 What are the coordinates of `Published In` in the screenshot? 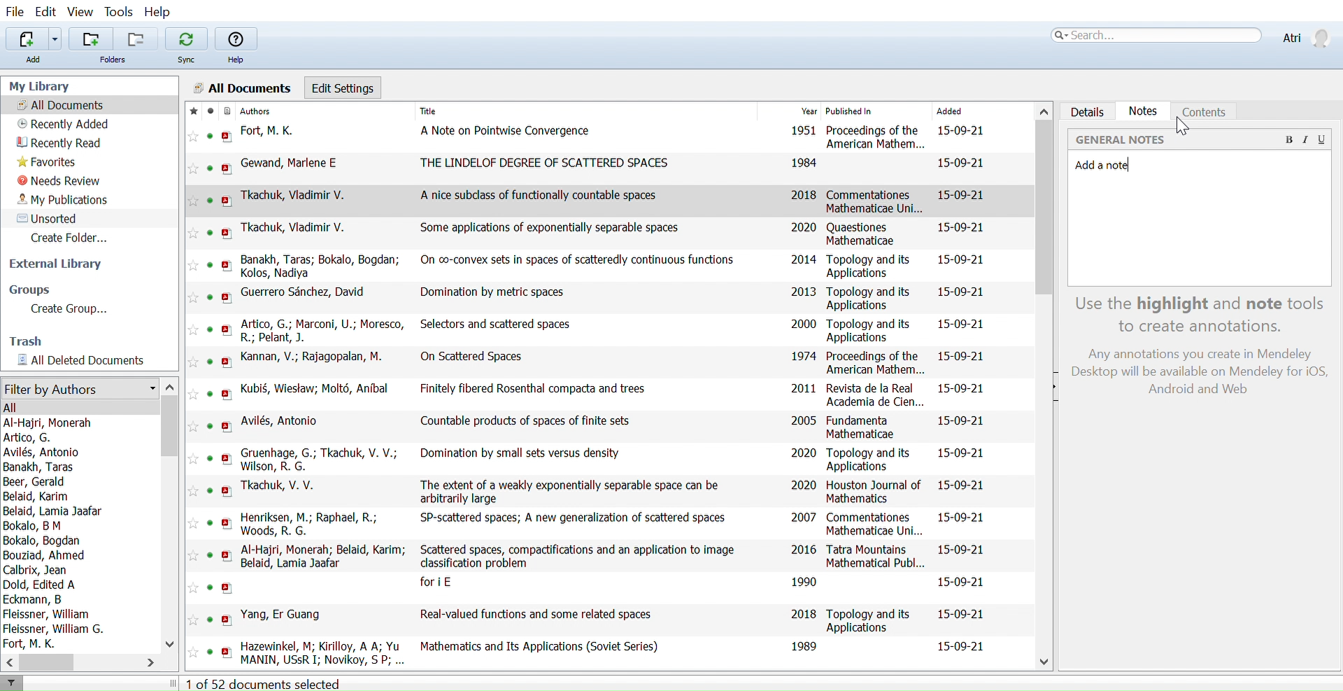 It's located at (850, 111).